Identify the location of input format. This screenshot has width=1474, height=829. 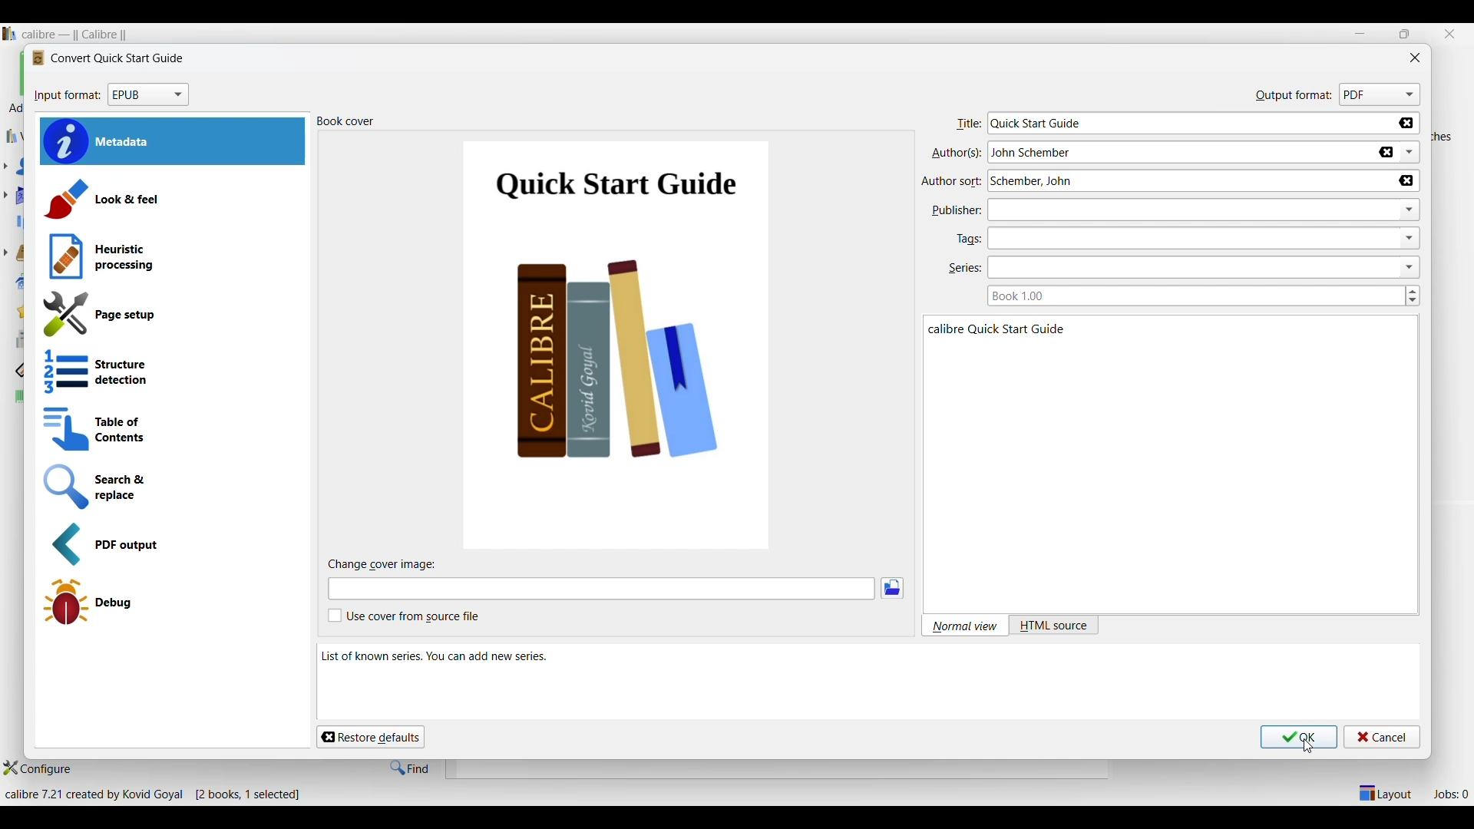
(68, 95).